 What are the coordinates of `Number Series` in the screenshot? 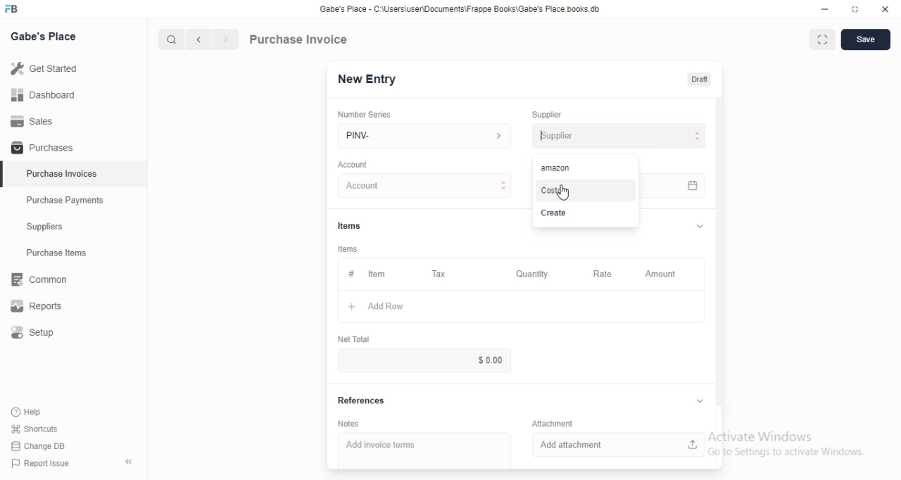 It's located at (365, 115).